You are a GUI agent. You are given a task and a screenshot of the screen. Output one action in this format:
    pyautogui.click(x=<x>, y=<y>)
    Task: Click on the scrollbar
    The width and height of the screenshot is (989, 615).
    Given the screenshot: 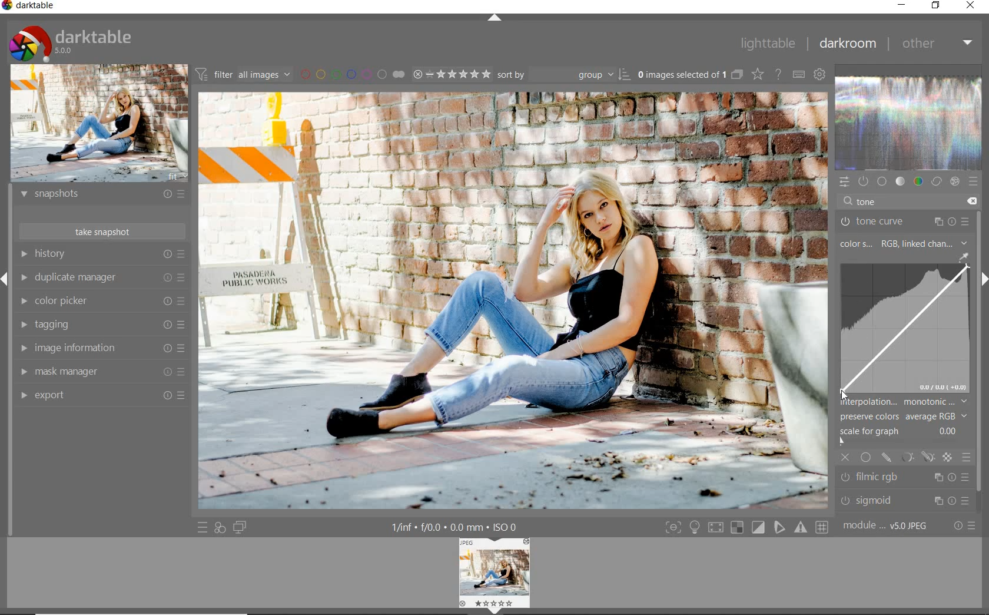 What is the action you would take?
    pyautogui.click(x=982, y=353)
    